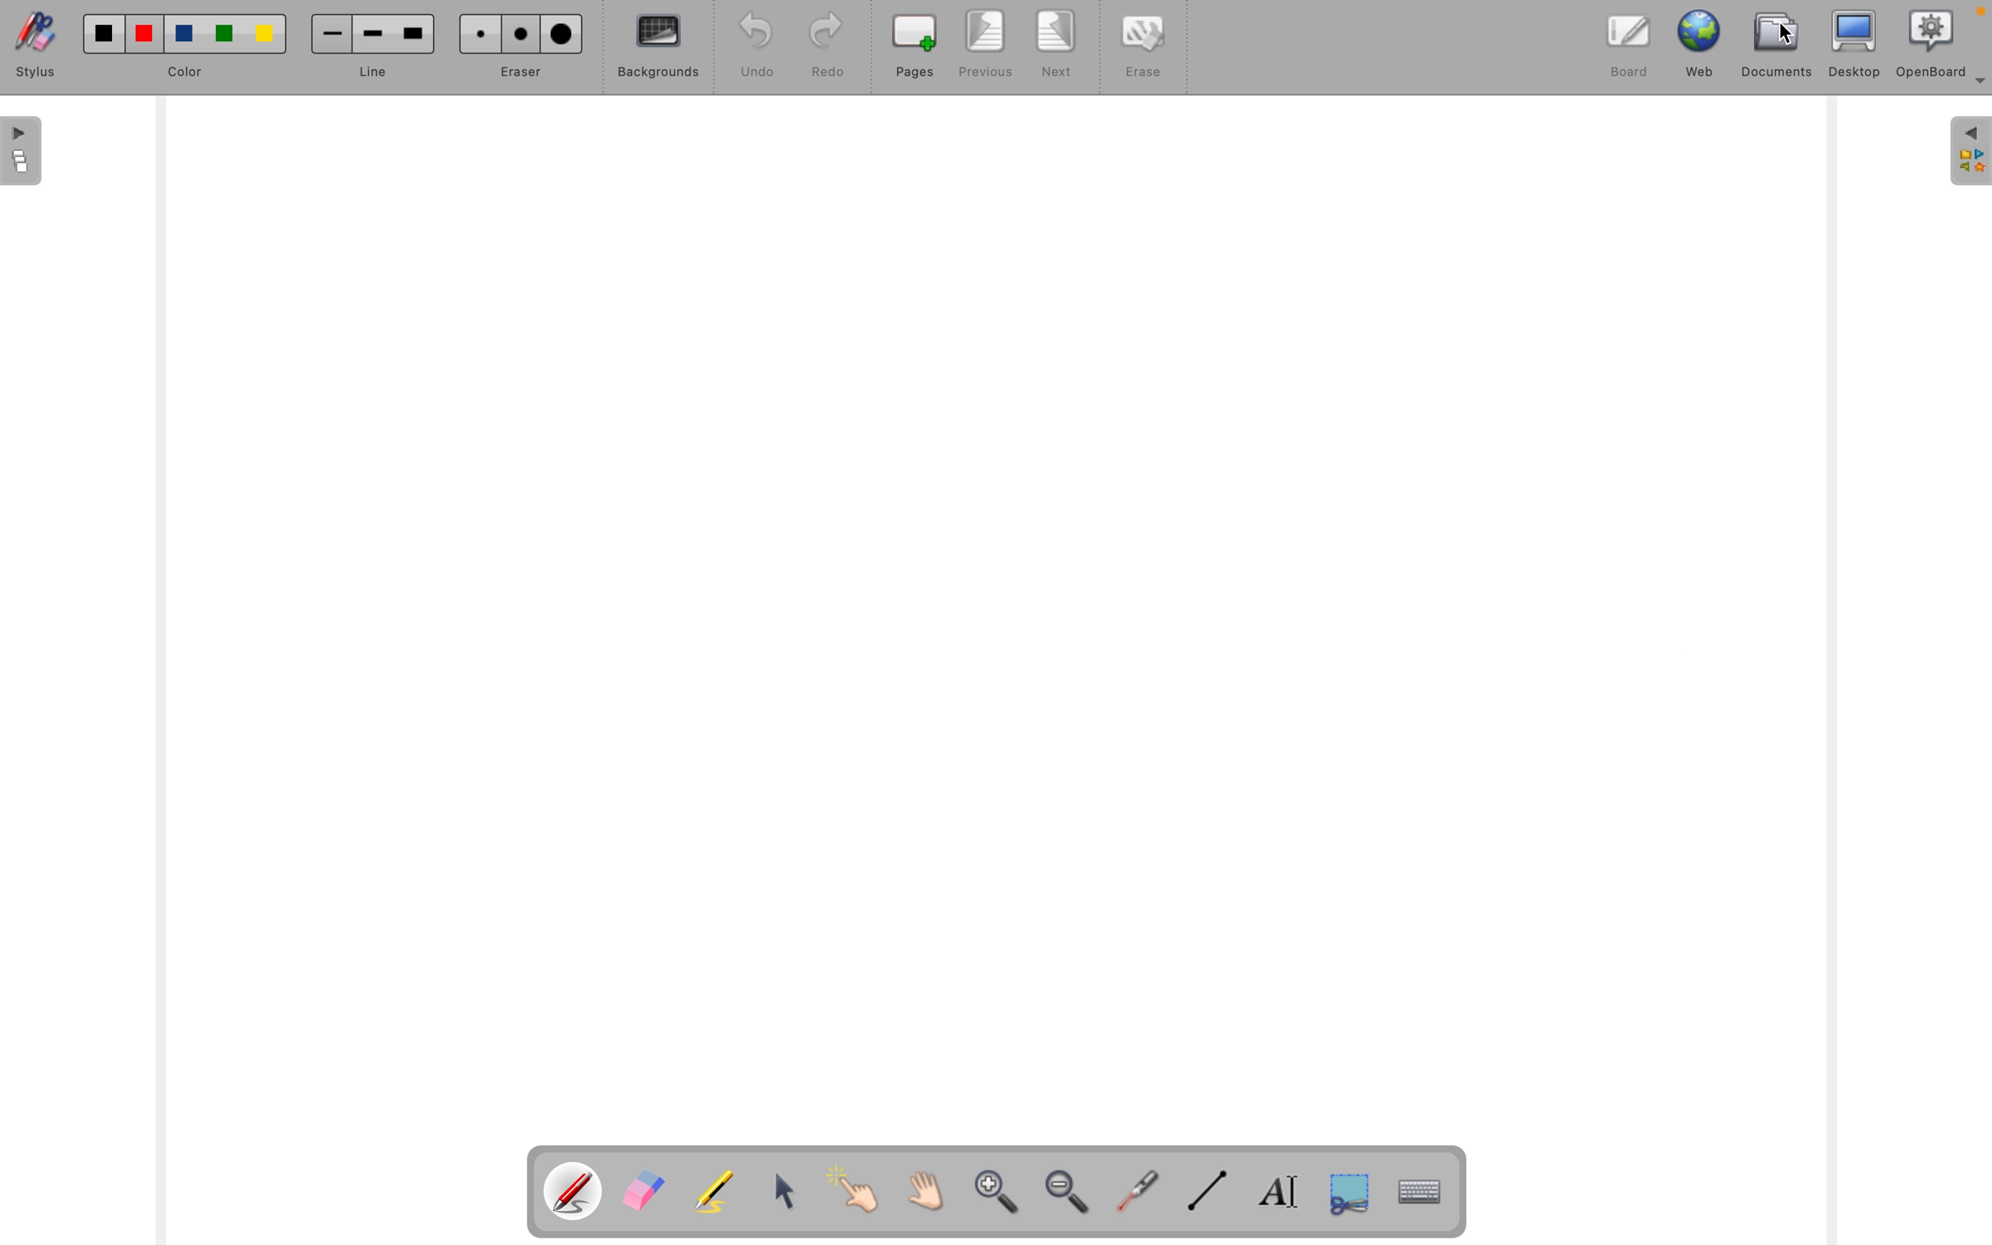  I want to click on undo, so click(748, 46).